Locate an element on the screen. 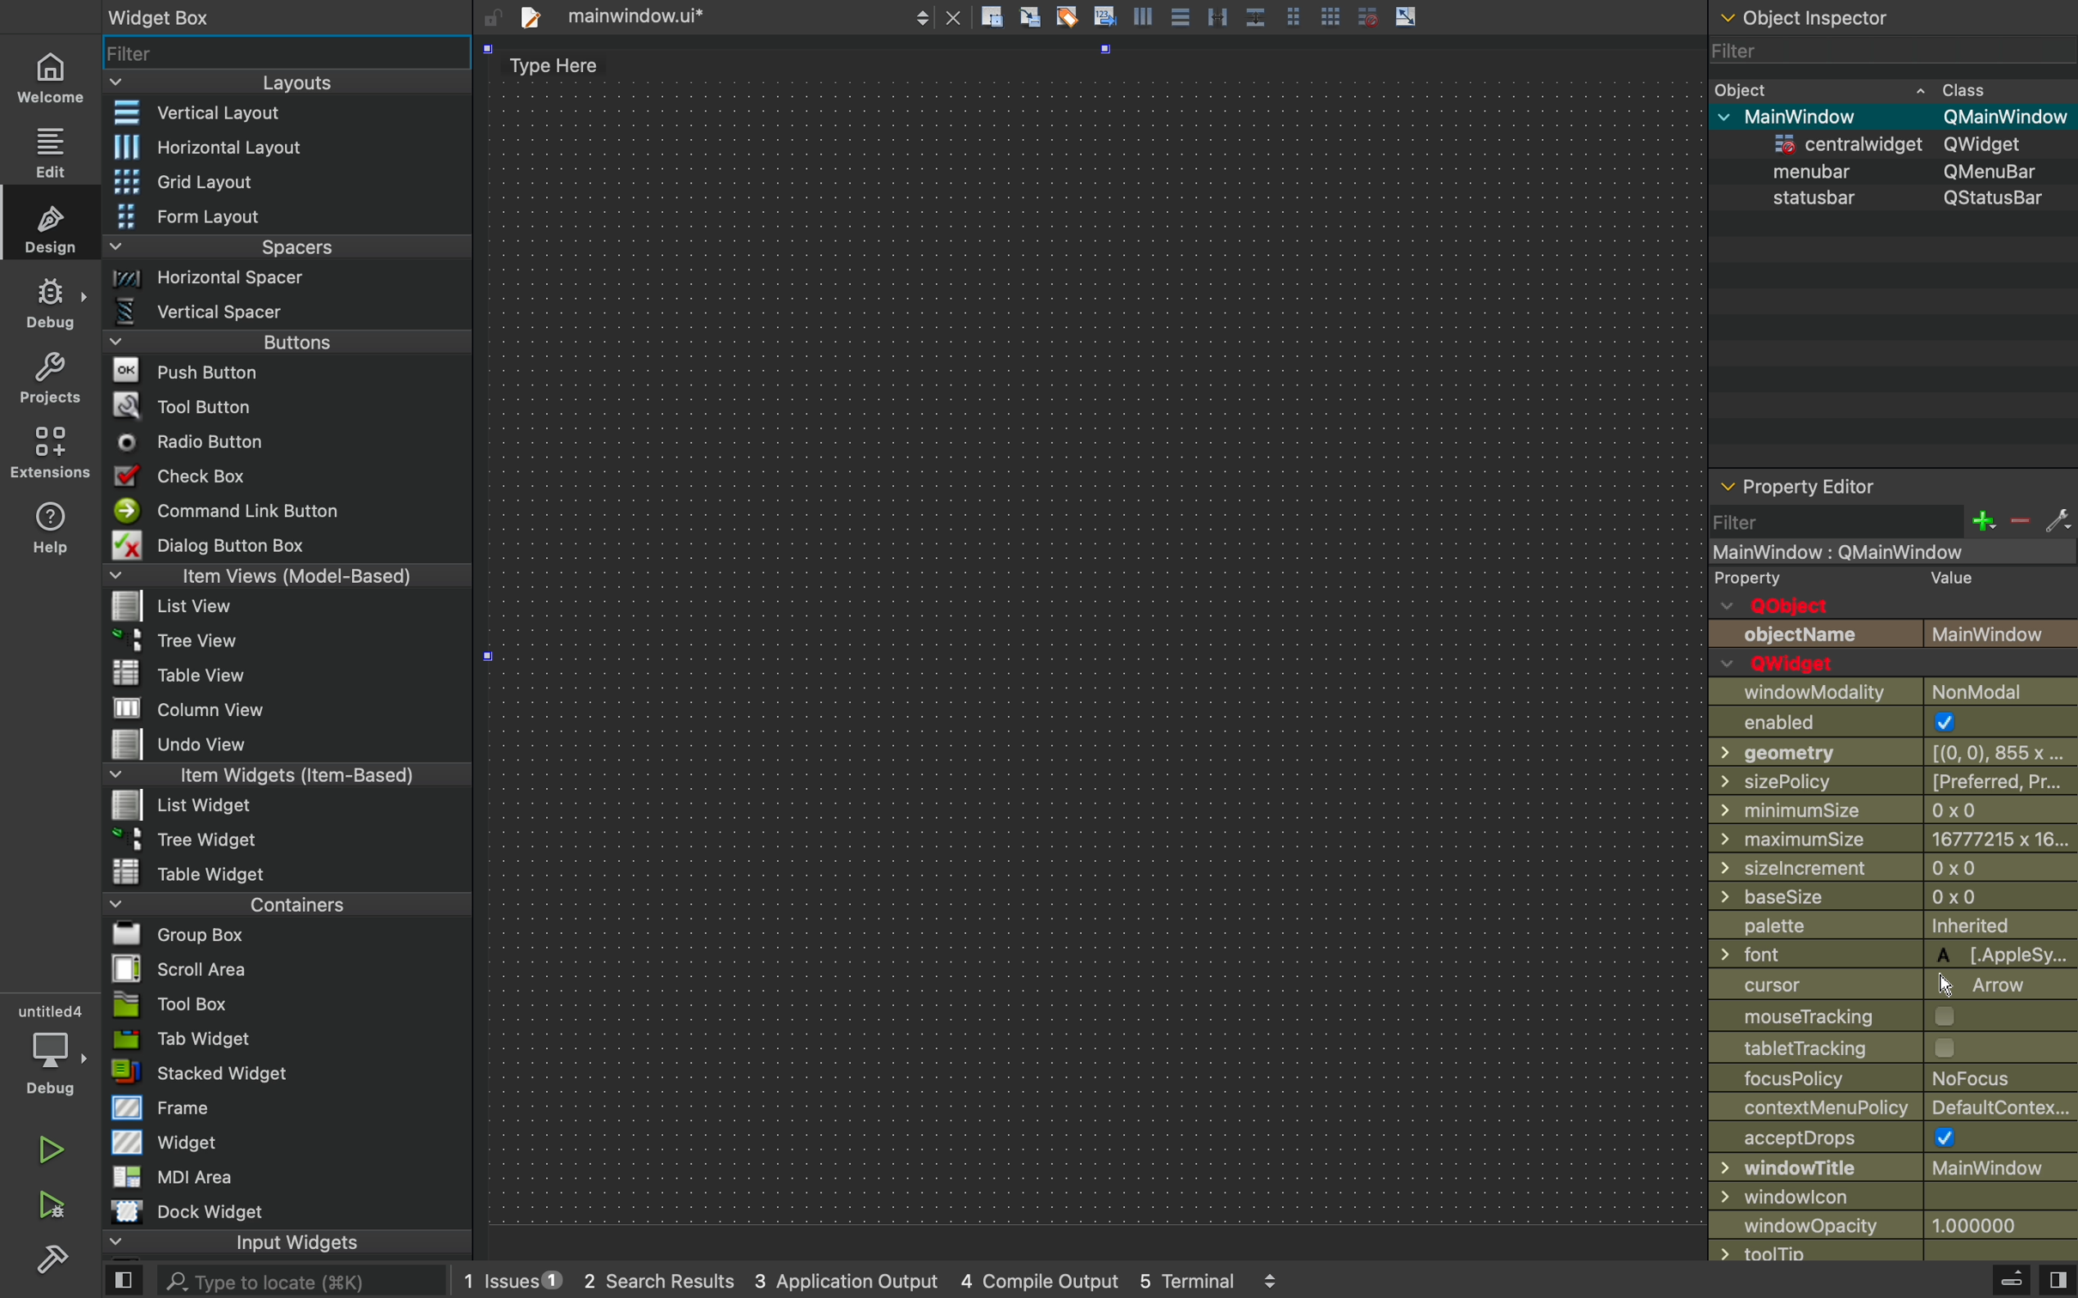  stacked widget is located at coordinates (286, 1075).